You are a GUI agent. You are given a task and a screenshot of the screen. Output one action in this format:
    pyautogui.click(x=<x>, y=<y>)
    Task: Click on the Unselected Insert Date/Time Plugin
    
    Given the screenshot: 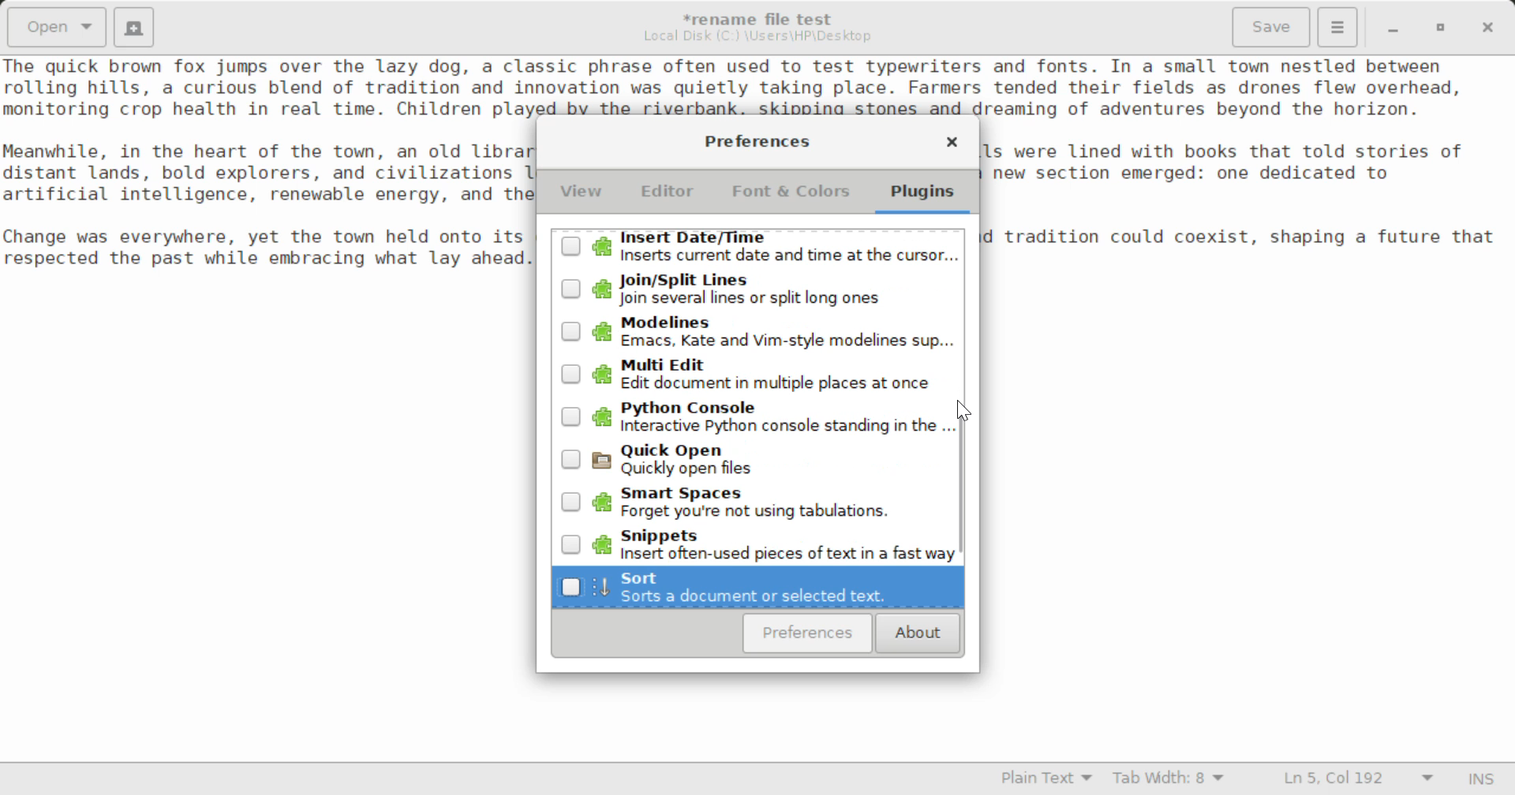 What is the action you would take?
    pyautogui.click(x=756, y=250)
    